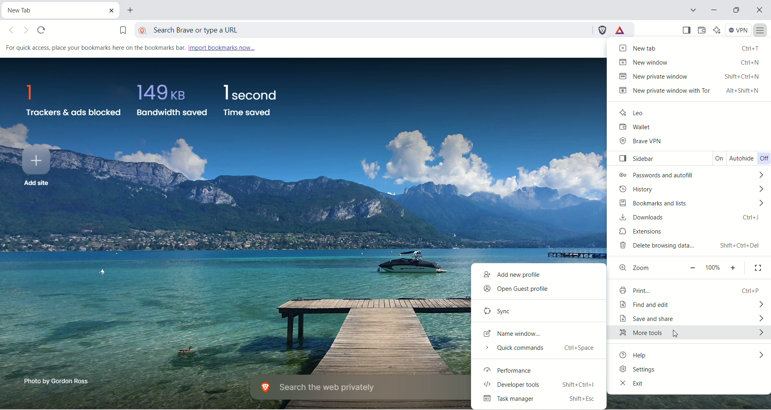  I want to click on rewards, so click(621, 30).